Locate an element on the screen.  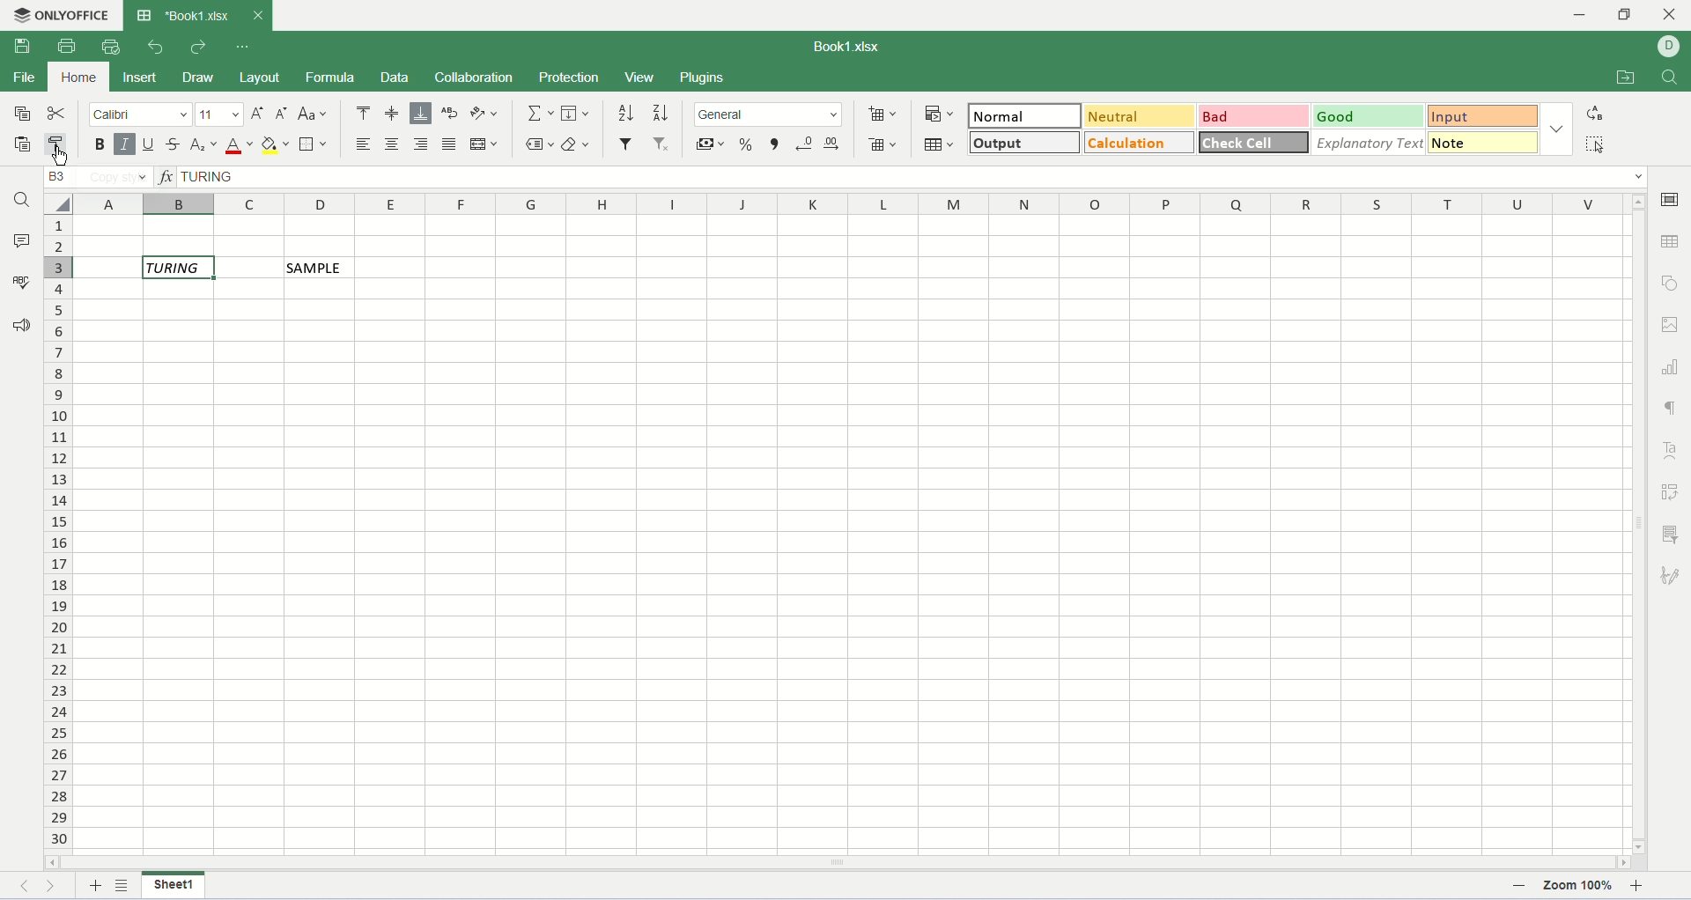
feedback and support is located at coordinates (22, 329).